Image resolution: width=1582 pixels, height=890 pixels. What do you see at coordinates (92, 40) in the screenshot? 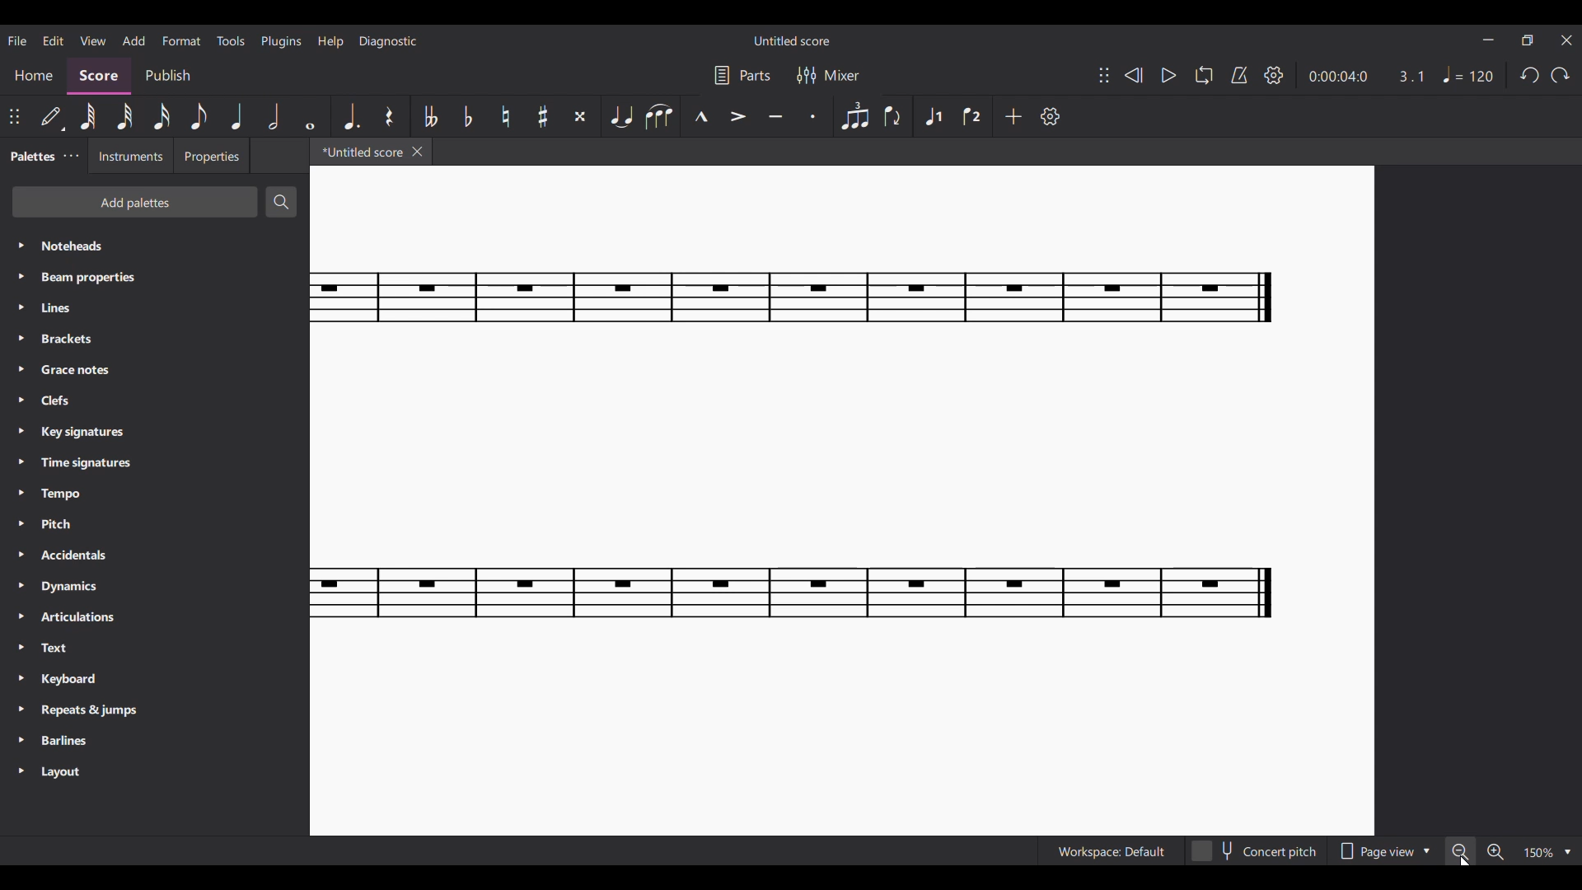
I see `View menu` at bounding box center [92, 40].